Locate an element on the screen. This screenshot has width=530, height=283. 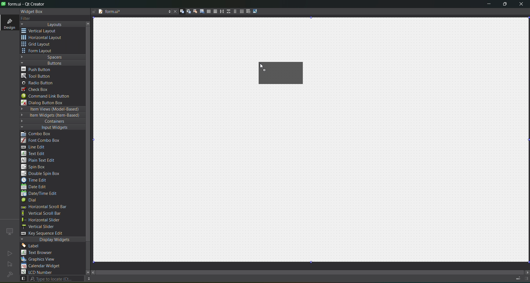
horizontal splitter is located at coordinates (220, 12).